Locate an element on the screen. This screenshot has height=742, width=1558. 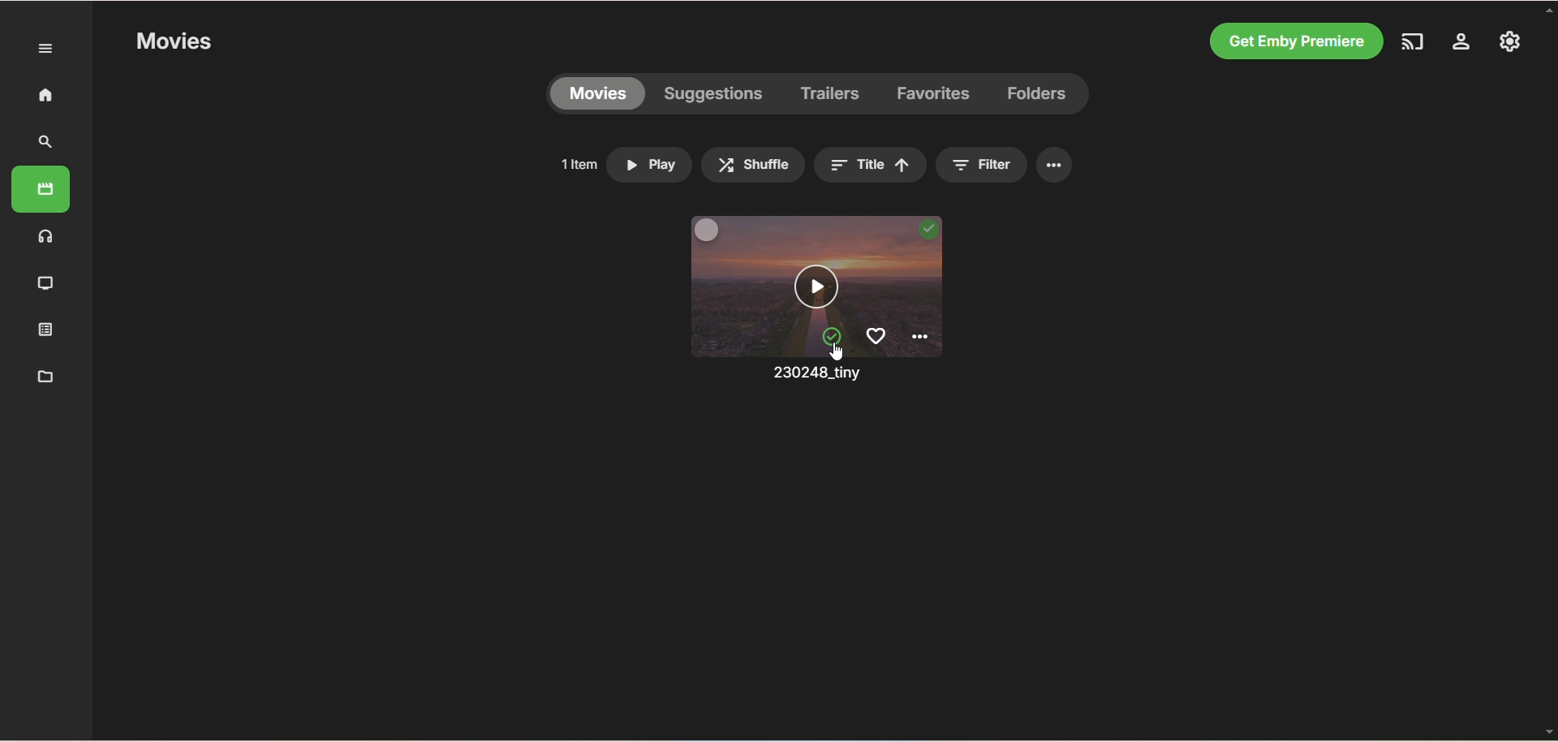
1 item is located at coordinates (575, 161).